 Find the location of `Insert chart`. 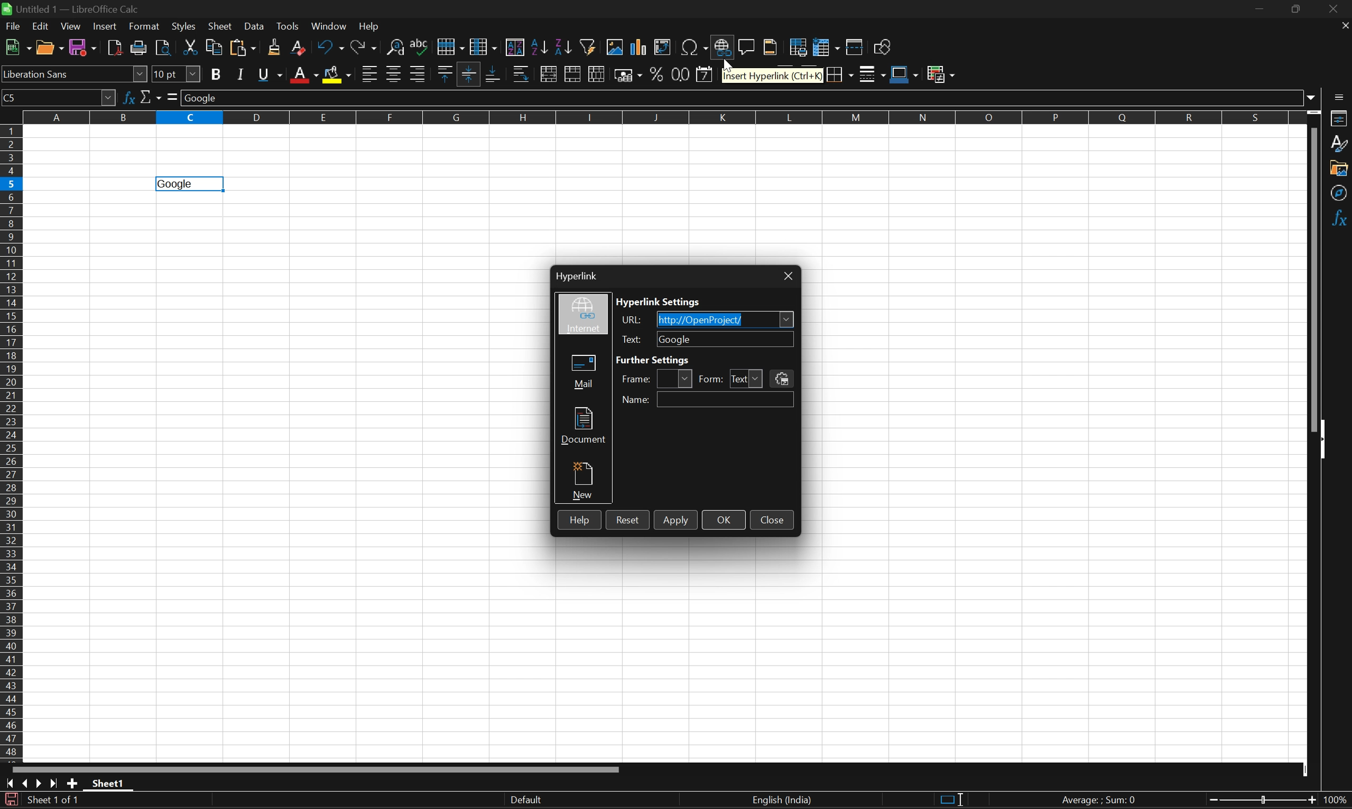

Insert chart is located at coordinates (637, 46).